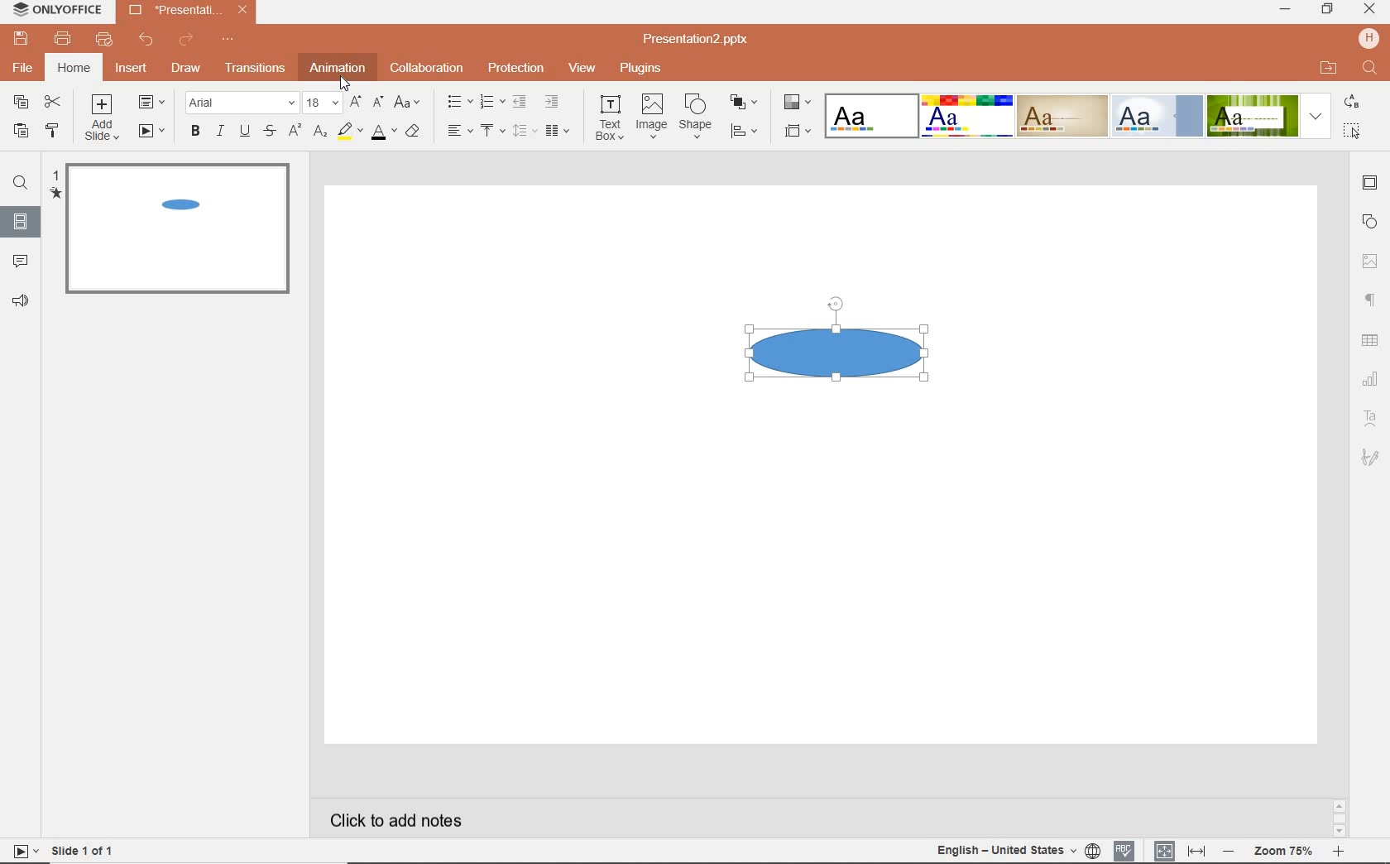 This screenshot has height=864, width=1390. I want to click on image settings, so click(1370, 261).